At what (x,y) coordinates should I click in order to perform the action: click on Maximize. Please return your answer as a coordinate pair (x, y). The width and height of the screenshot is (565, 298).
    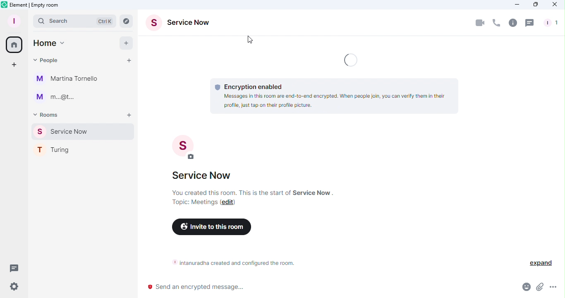
    Looking at the image, I should click on (535, 5).